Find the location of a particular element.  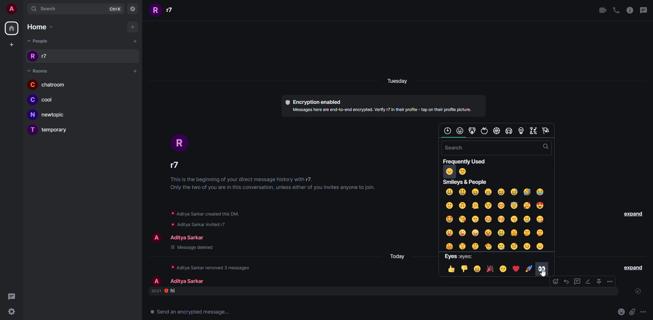

category is located at coordinates (533, 131).